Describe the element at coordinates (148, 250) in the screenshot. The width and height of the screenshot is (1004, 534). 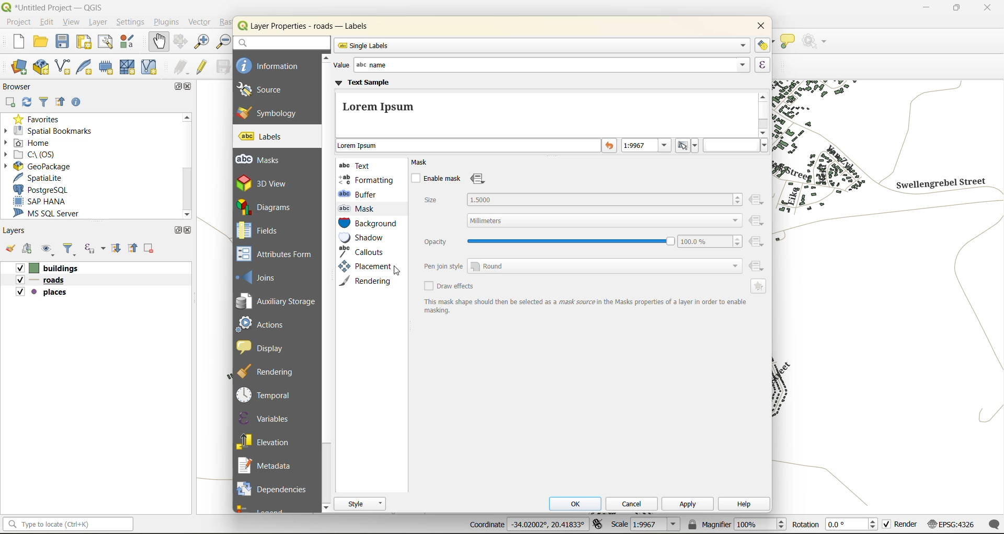
I see `remove` at that location.